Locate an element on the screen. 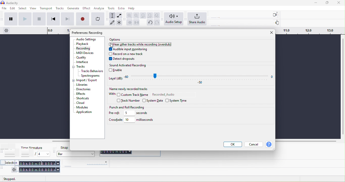  effects is located at coordinates (87, 94).